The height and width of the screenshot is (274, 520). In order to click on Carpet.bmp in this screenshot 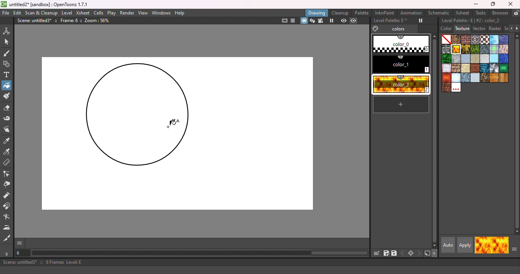, I will do `click(475, 40)`.